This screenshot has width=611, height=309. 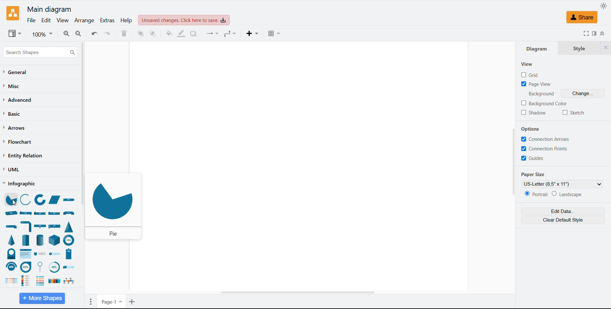 I want to click on bar with callout, so click(x=40, y=227).